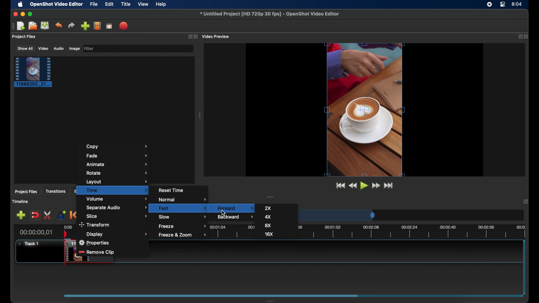 The height and width of the screenshot is (303, 539). I want to click on import files, so click(85, 26).